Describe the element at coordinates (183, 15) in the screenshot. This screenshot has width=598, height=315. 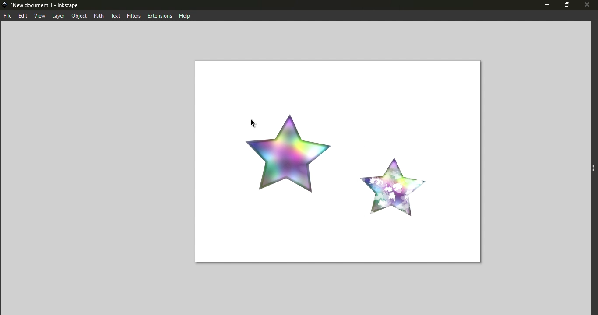
I see `help` at that location.